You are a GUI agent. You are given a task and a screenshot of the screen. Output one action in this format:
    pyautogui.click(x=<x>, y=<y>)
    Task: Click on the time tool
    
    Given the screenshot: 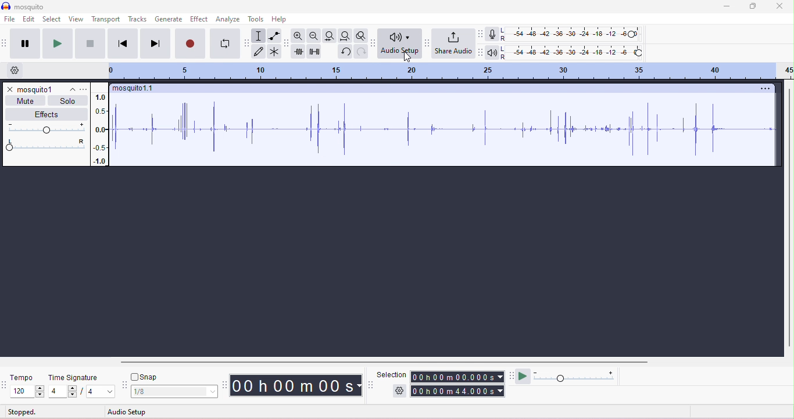 What is the action you would take?
    pyautogui.click(x=226, y=385)
    